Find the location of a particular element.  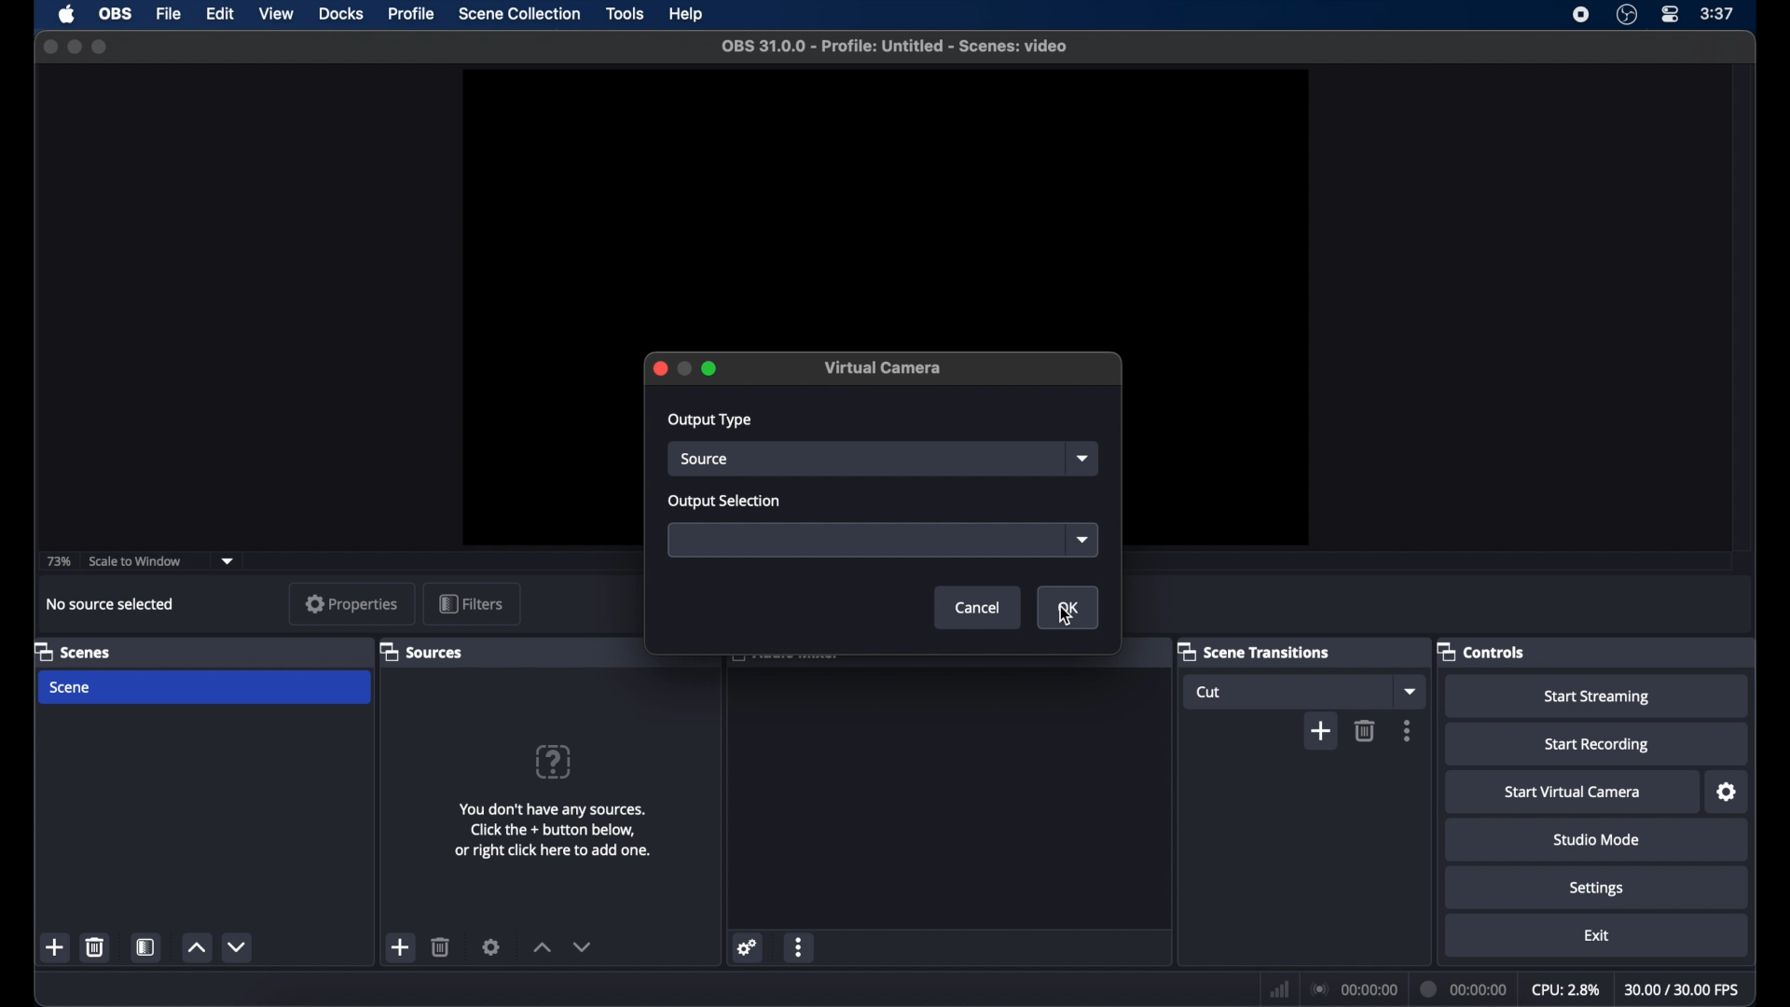

Output Selection Dropdown is located at coordinates (884, 542).